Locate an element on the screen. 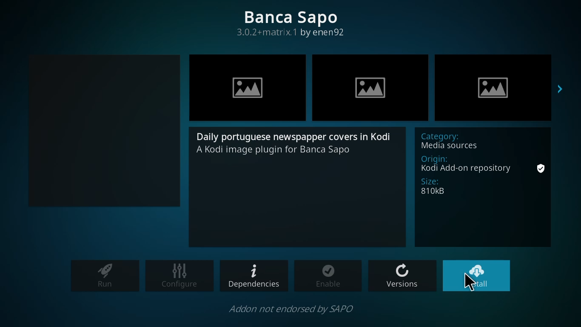  dependencies is located at coordinates (253, 277).